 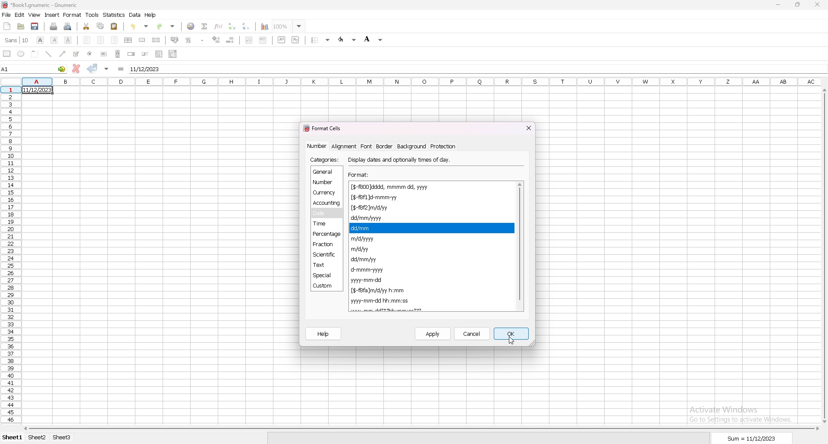 I want to click on dd/mm/yyyy, so click(x=369, y=218).